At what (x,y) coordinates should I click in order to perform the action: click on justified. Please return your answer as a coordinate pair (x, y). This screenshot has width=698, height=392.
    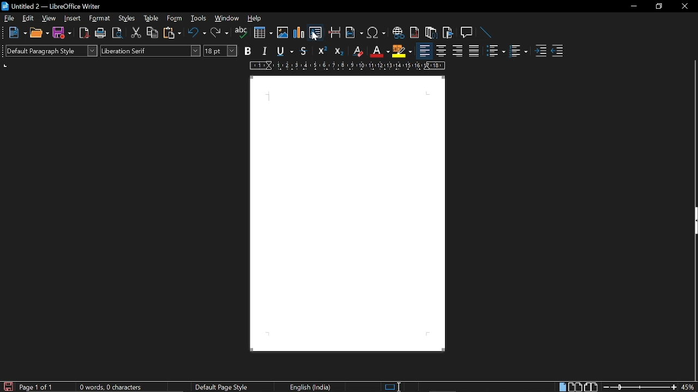
    Looking at the image, I should click on (474, 52).